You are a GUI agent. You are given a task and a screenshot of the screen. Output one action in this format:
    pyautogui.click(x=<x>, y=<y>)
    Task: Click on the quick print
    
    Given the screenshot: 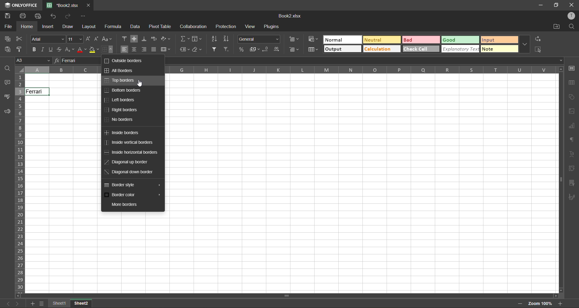 What is the action you would take?
    pyautogui.click(x=39, y=16)
    